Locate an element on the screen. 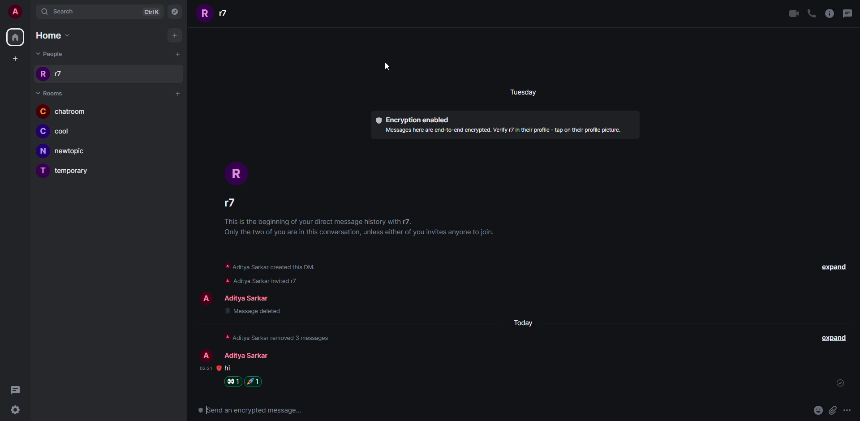 This screenshot has height=421, width=860. info is located at coordinates (830, 13).